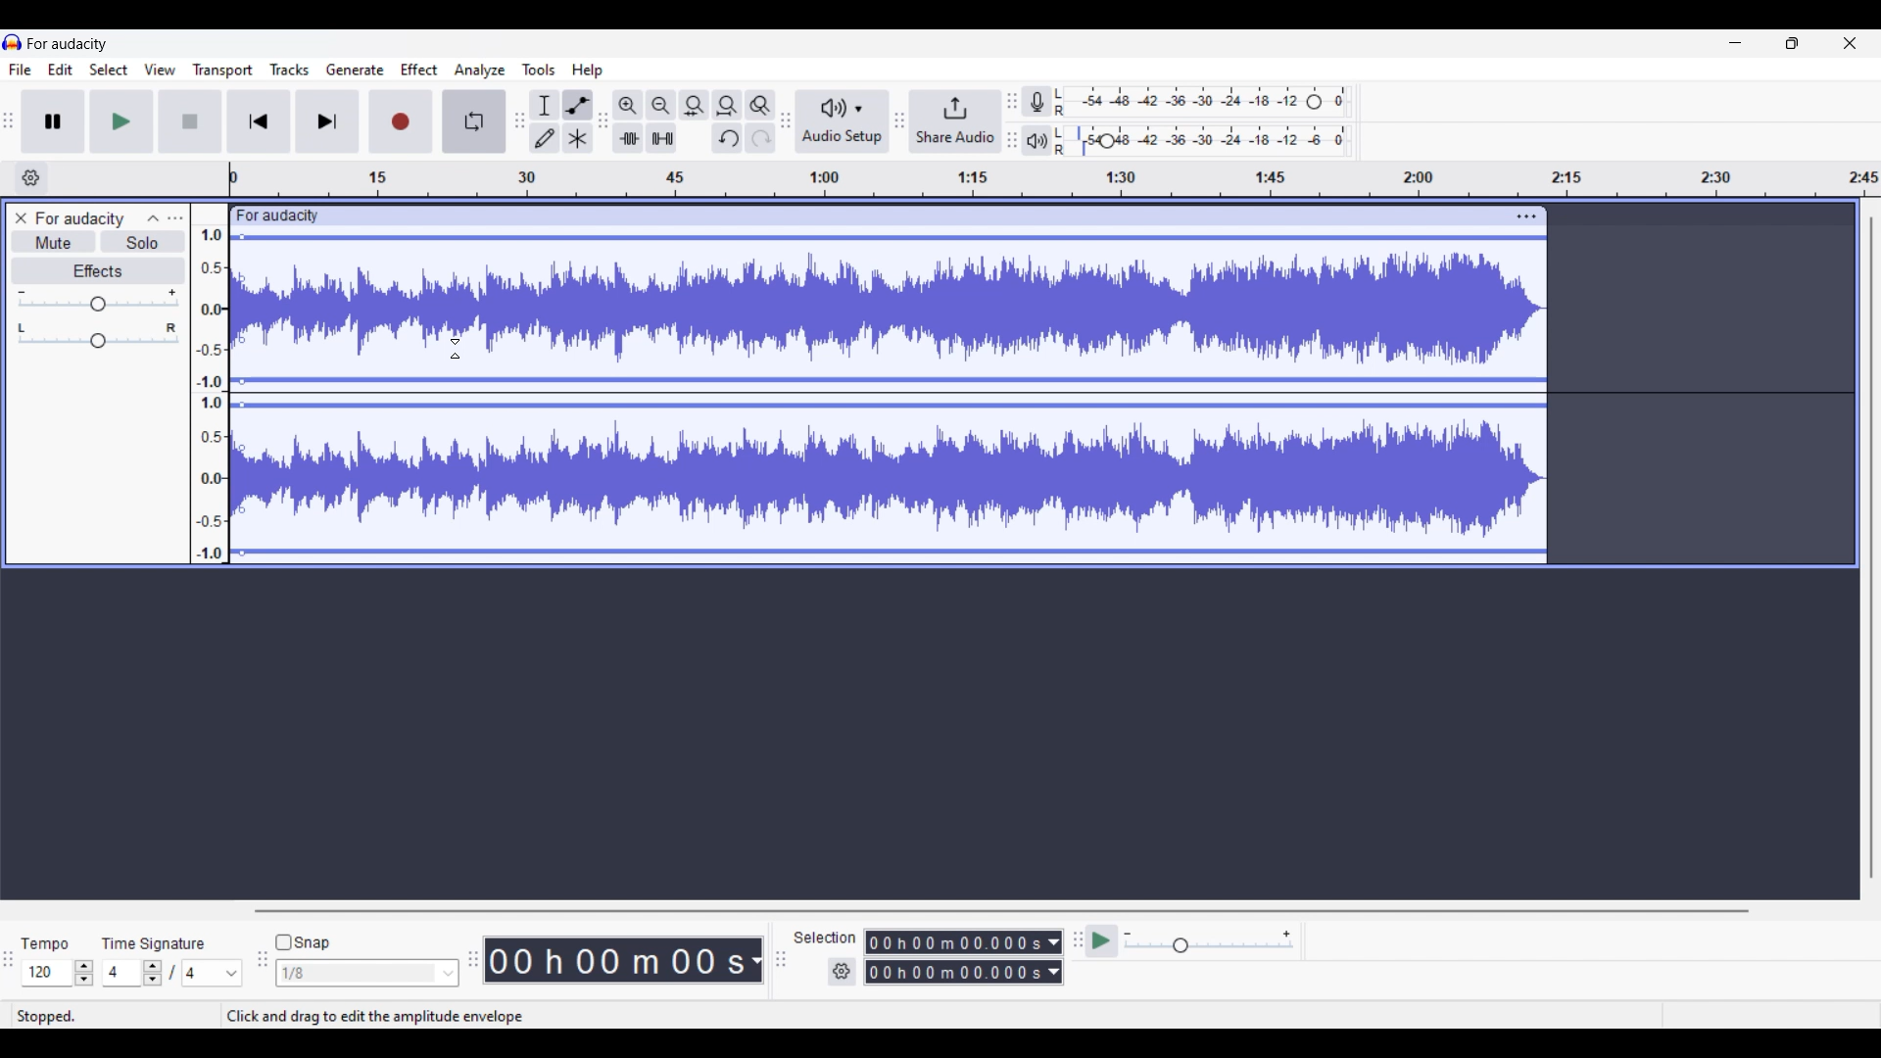  I want to click on Generate, so click(355, 70).